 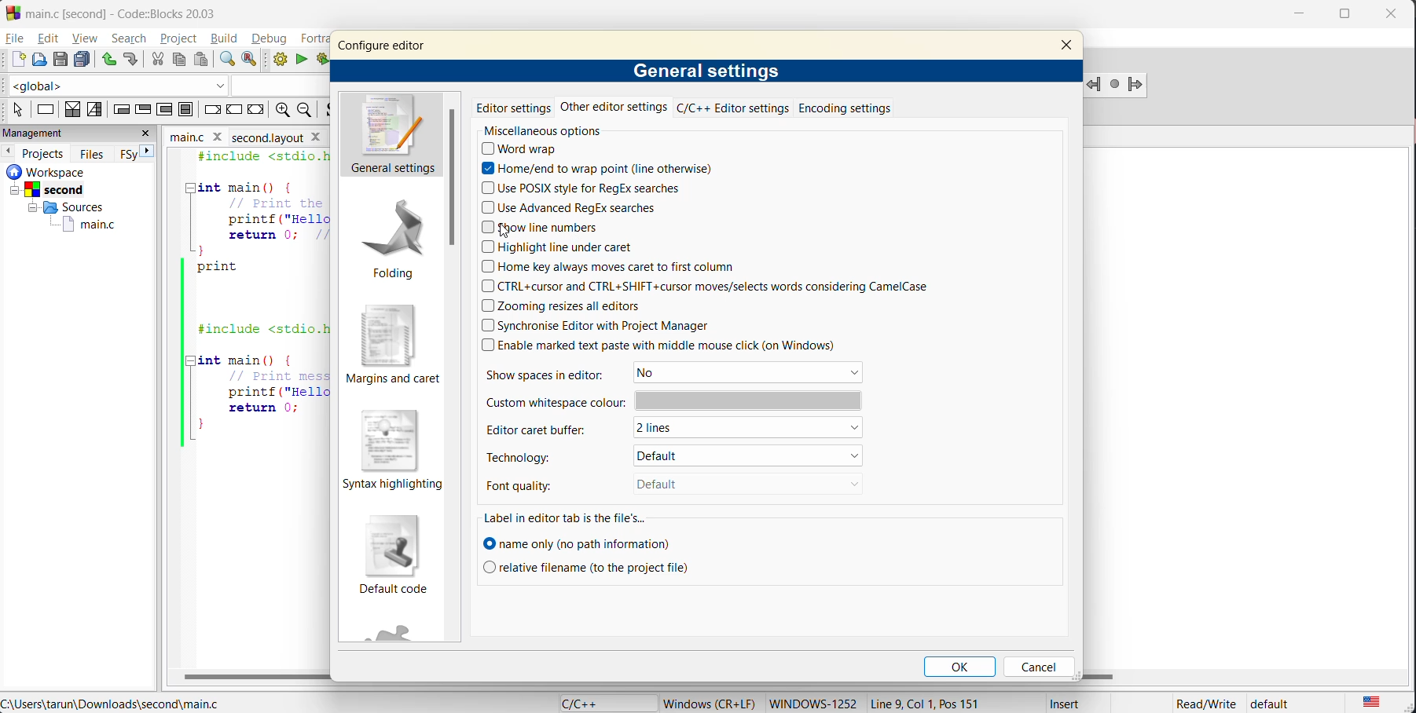 I want to click on folding, so click(x=393, y=237).